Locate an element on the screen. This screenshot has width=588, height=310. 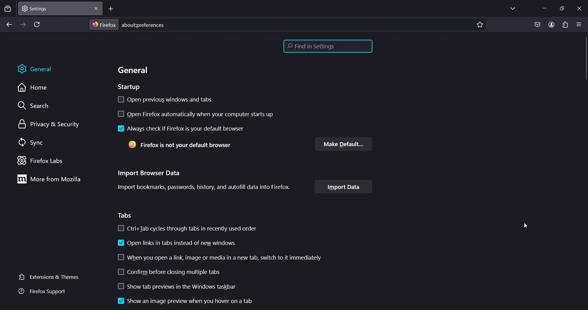
Firefox is not your default browser is located at coordinates (181, 145).